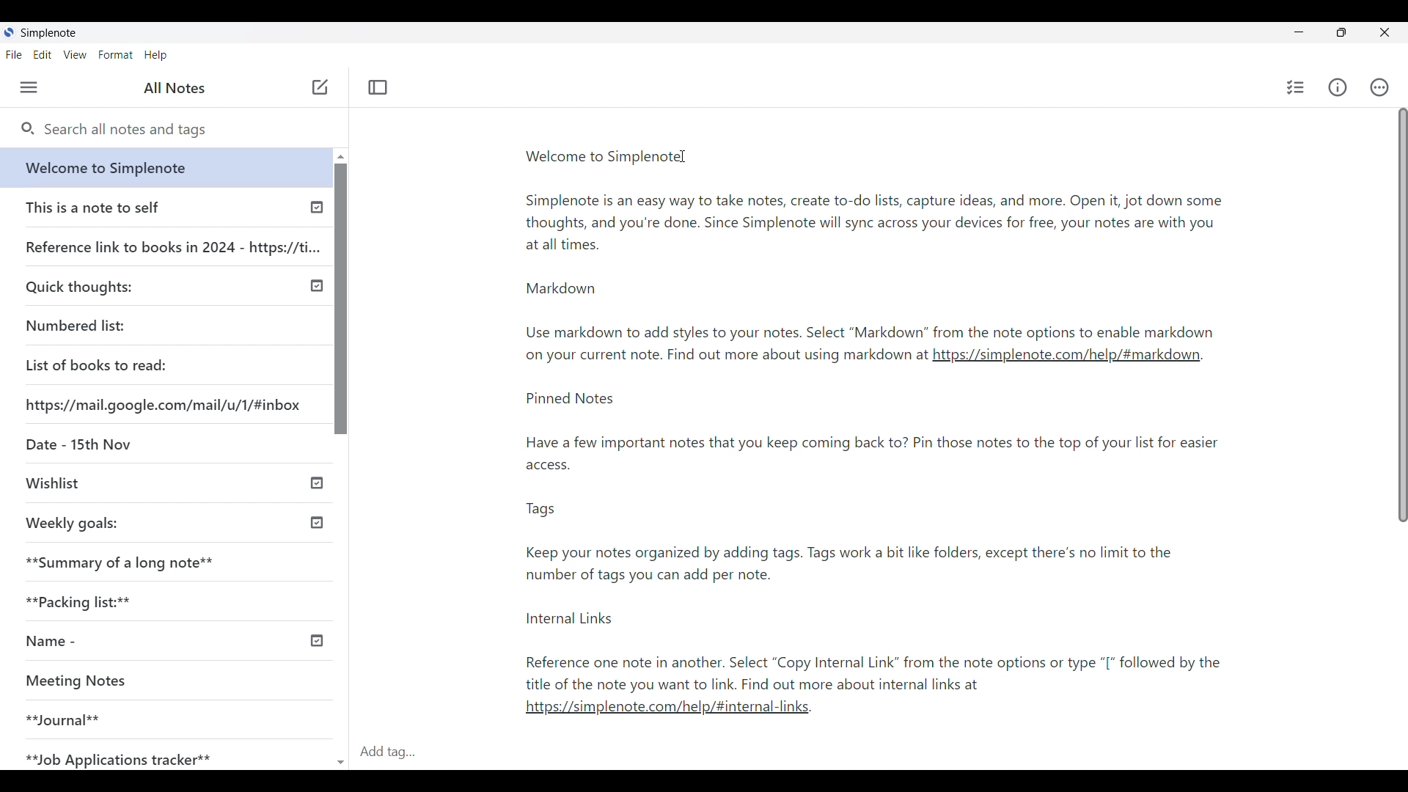  I want to click on Quick slide to bottom, so click(340, 755).